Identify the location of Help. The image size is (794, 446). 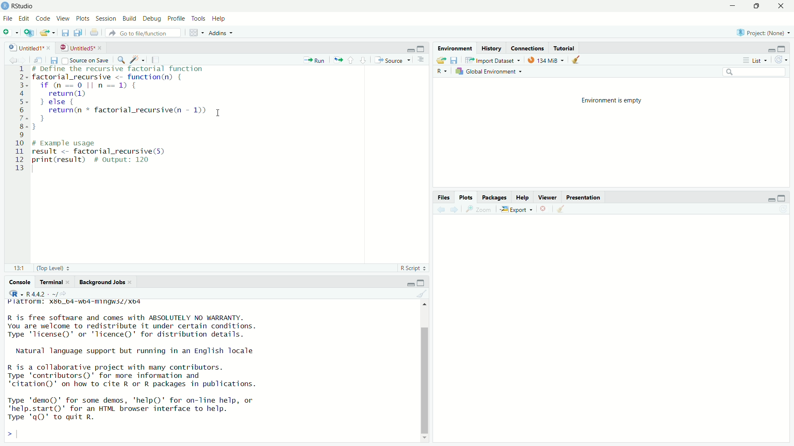
(219, 19).